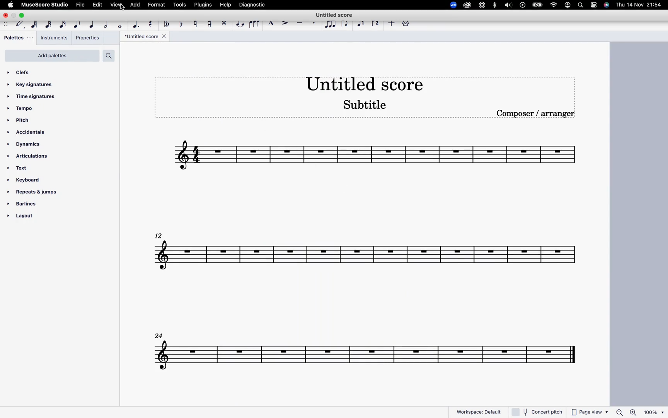 The height and width of the screenshot is (418, 668). I want to click on close, so click(166, 37).